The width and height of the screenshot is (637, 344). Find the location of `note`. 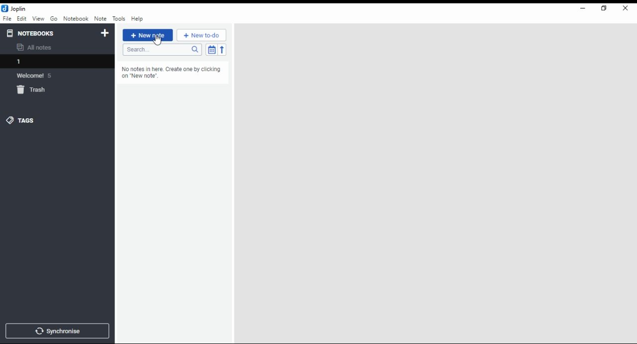

note is located at coordinates (100, 19).